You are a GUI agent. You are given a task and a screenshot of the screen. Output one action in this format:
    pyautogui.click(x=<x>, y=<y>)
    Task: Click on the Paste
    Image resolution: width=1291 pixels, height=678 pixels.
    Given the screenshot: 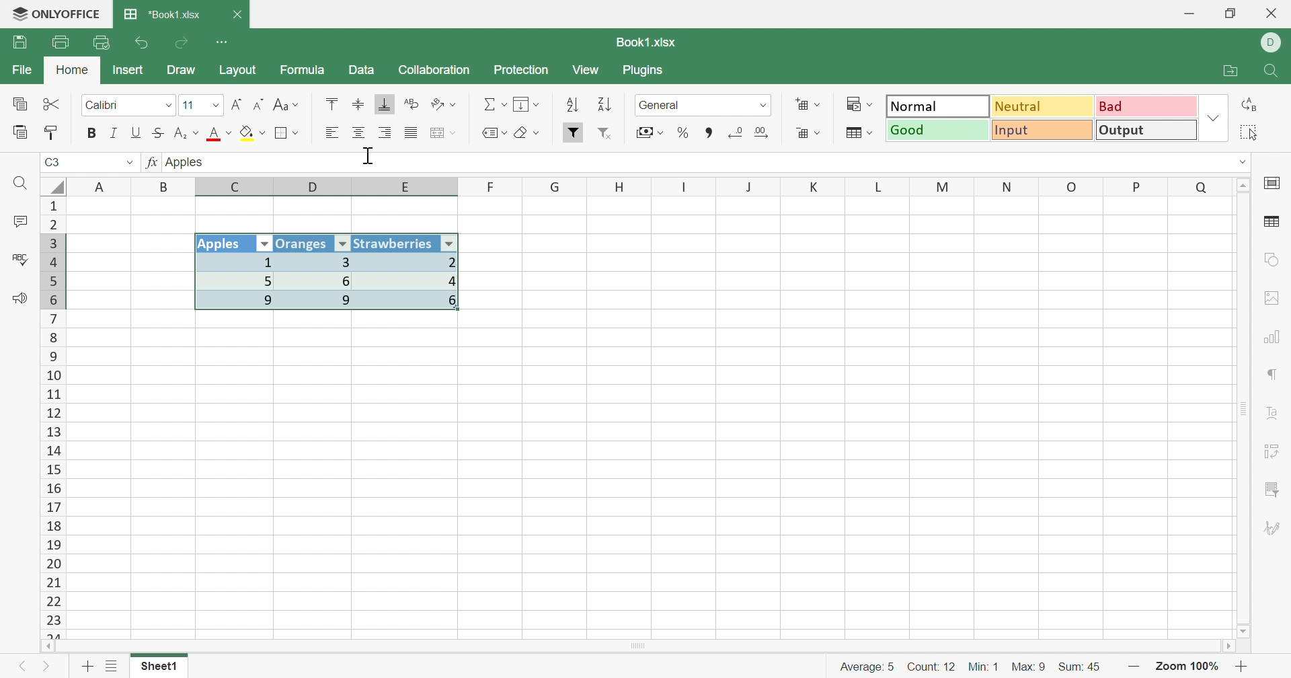 What is the action you would take?
    pyautogui.click(x=21, y=133)
    